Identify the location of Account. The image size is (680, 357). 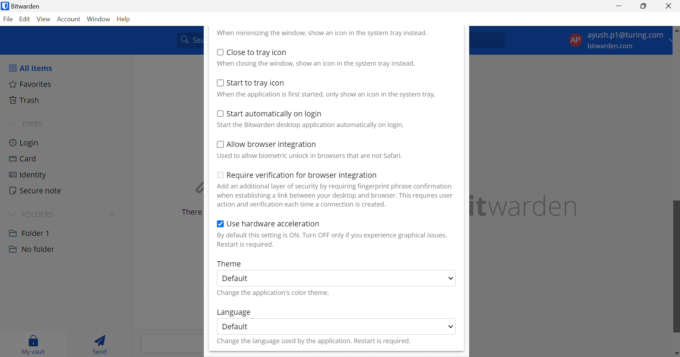
(70, 20).